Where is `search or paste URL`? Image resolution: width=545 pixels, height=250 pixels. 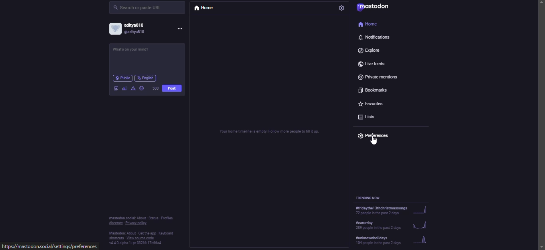
search or paste URL is located at coordinates (148, 8).